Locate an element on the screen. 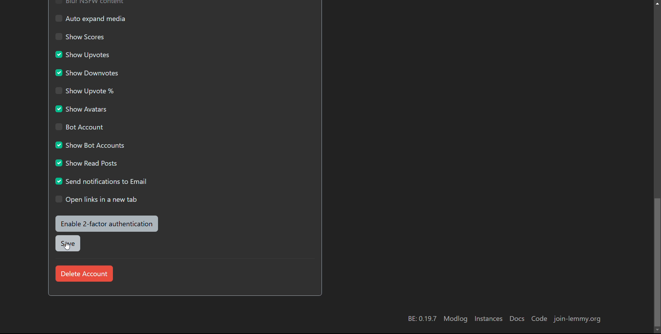 The width and height of the screenshot is (661, 334). scrollbar moved is located at coordinates (657, 262).